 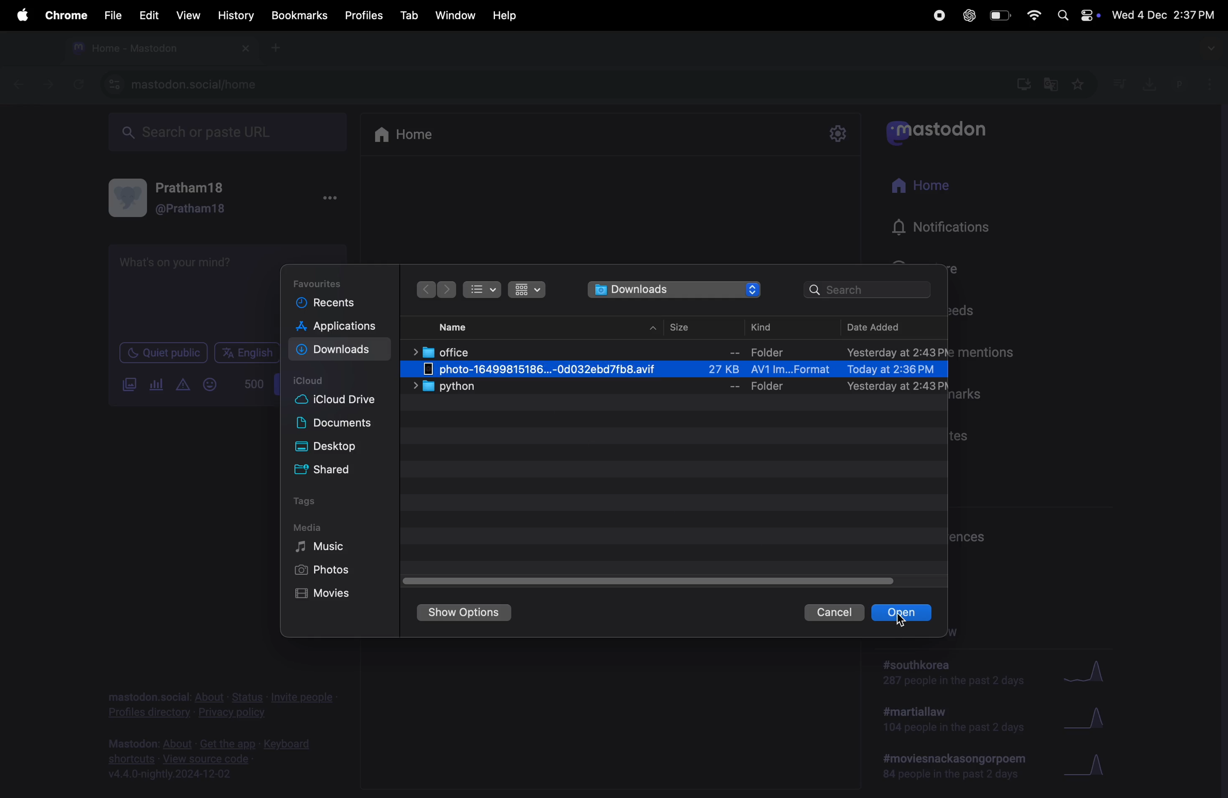 I want to click on Settings, so click(x=837, y=134).